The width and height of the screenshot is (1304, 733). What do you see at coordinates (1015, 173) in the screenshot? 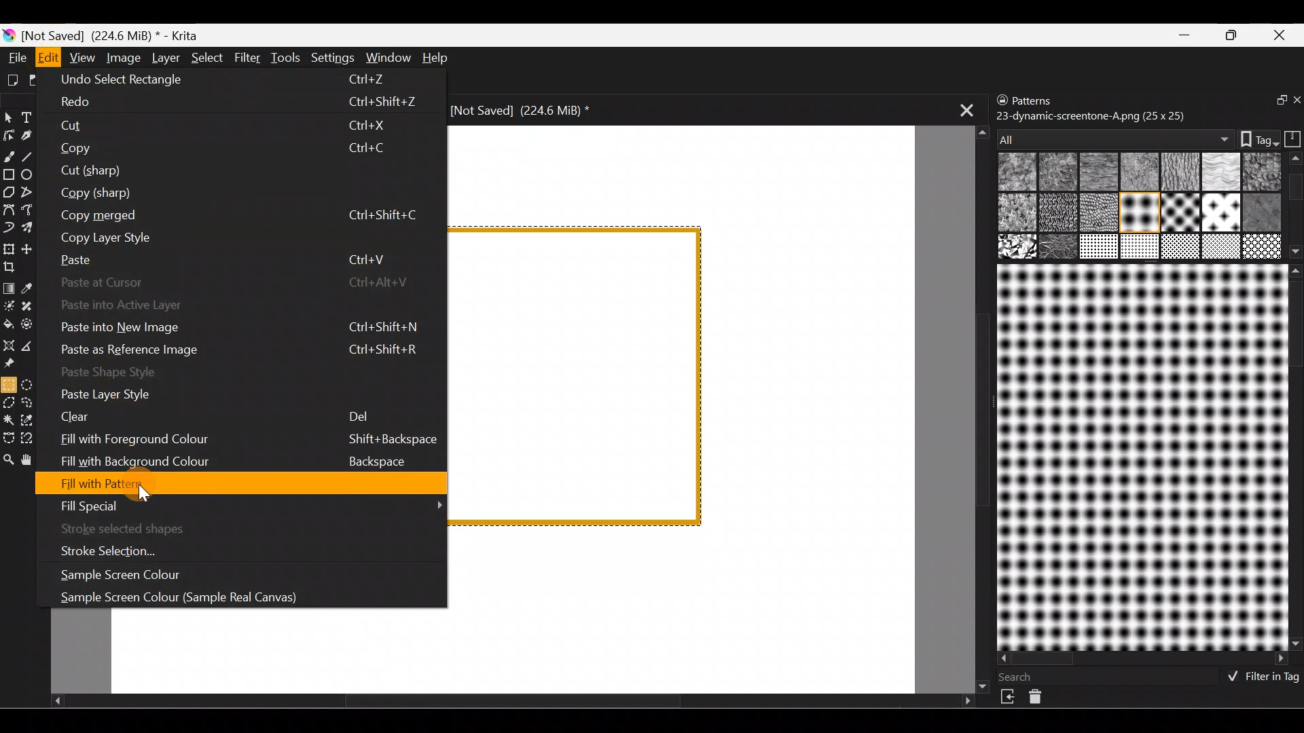
I see `01 canvas.png` at bounding box center [1015, 173].